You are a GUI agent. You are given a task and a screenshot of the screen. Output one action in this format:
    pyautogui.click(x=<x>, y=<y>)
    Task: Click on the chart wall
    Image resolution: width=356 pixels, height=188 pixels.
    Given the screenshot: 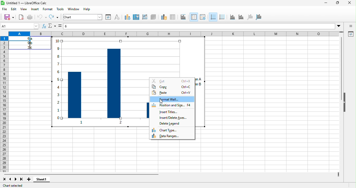 What is the action you would take?
    pyautogui.click(x=145, y=17)
    